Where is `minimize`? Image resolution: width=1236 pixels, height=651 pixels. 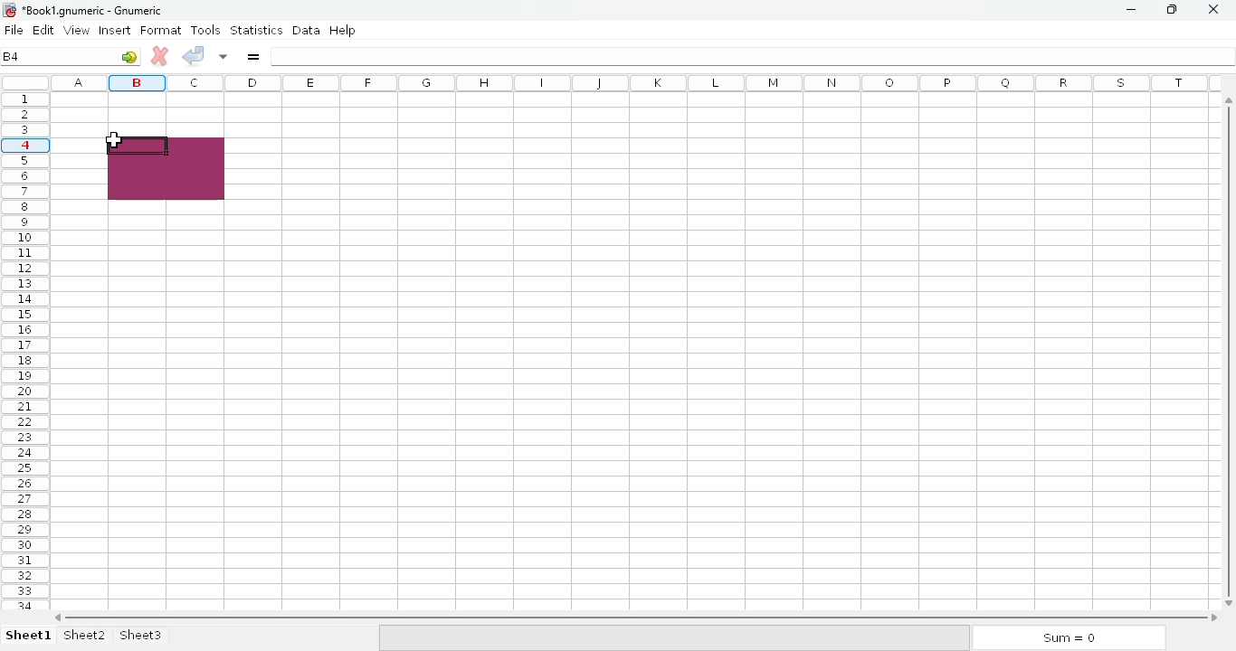 minimize is located at coordinates (1131, 10).